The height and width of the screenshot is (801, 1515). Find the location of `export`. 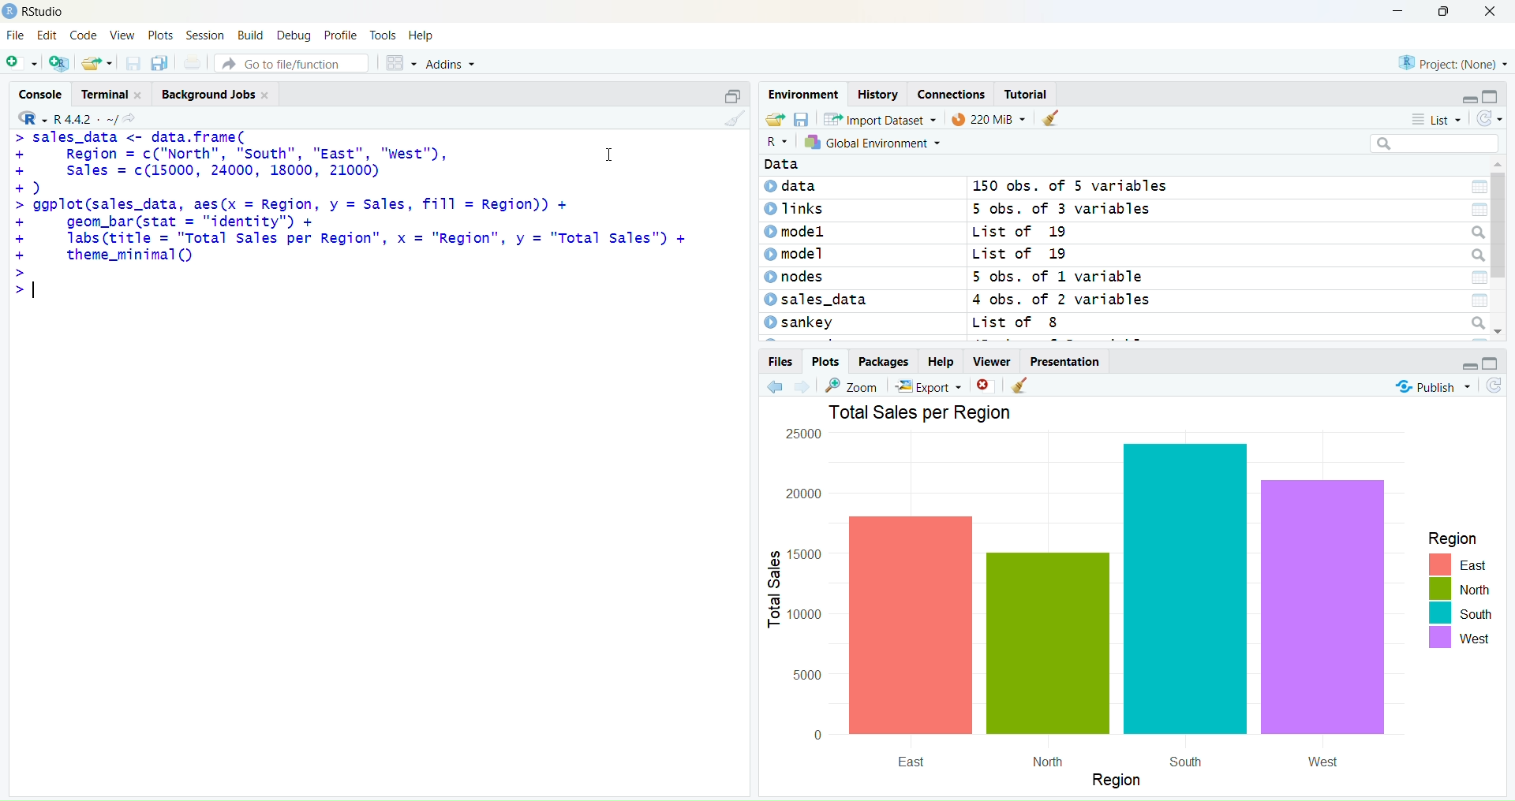

export is located at coordinates (932, 387).